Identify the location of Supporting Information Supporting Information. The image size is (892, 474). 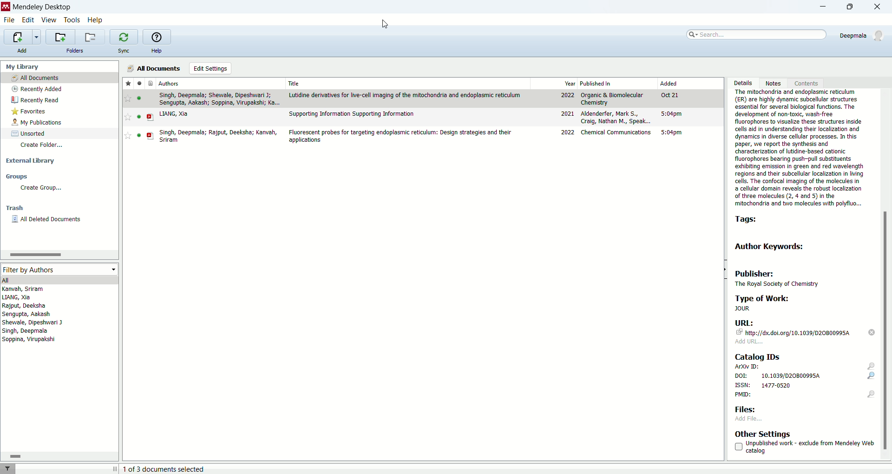
(352, 114).